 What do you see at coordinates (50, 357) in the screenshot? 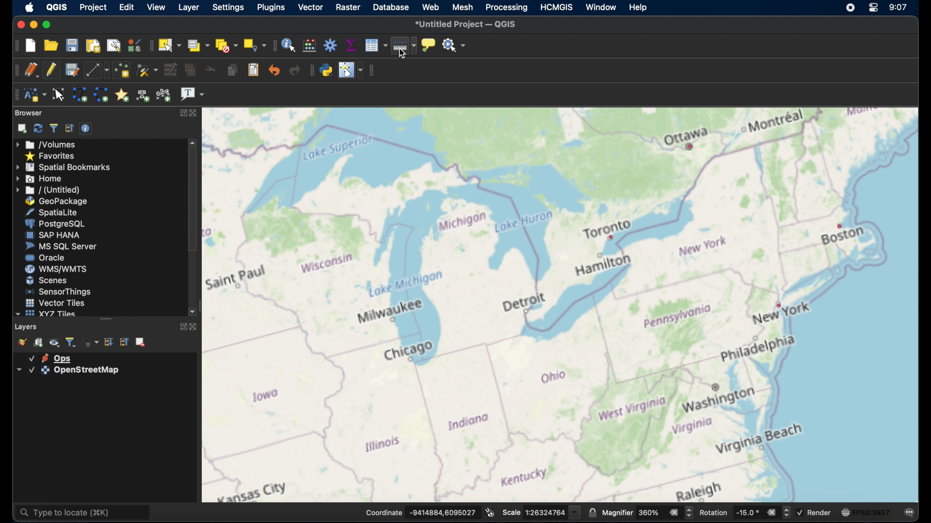
I see `layer` at bounding box center [50, 357].